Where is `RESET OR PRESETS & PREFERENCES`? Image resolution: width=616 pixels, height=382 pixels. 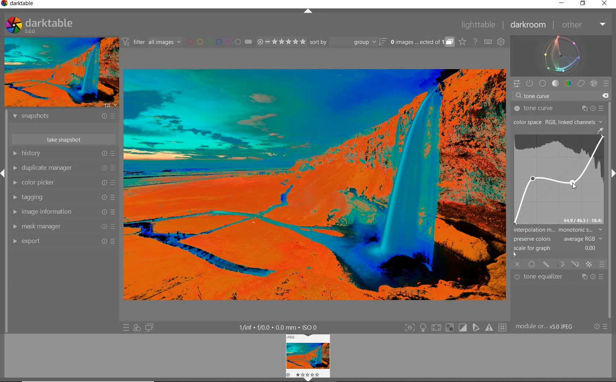
RESET OR PRESETS & PREFERENCES is located at coordinates (601, 327).